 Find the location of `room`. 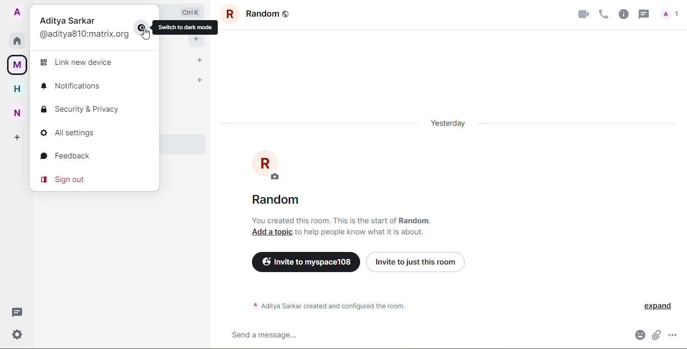

room is located at coordinates (258, 14).